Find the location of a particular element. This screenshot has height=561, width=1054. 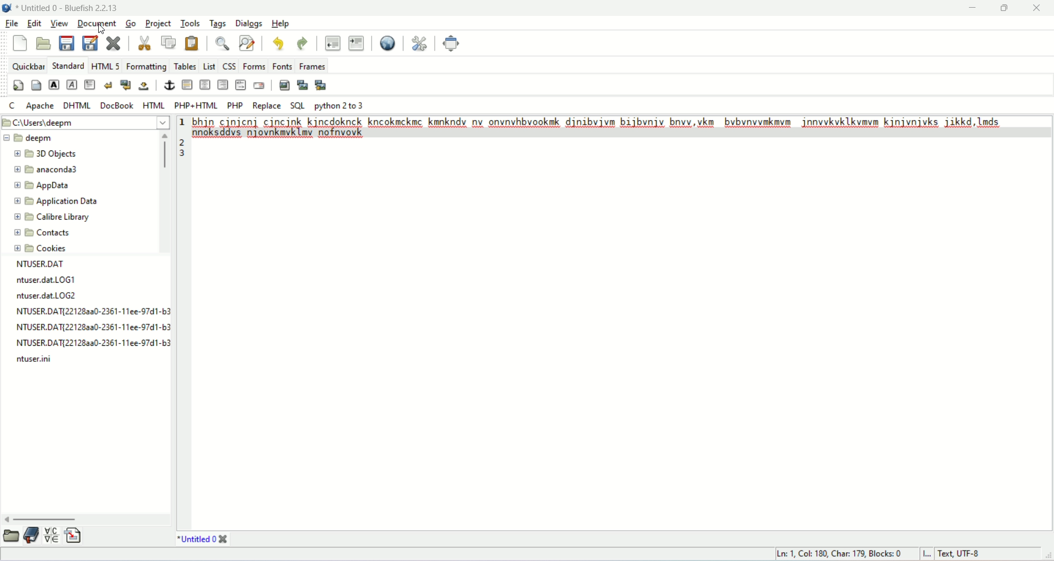

HTML 5 is located at coordinates (104, 65).